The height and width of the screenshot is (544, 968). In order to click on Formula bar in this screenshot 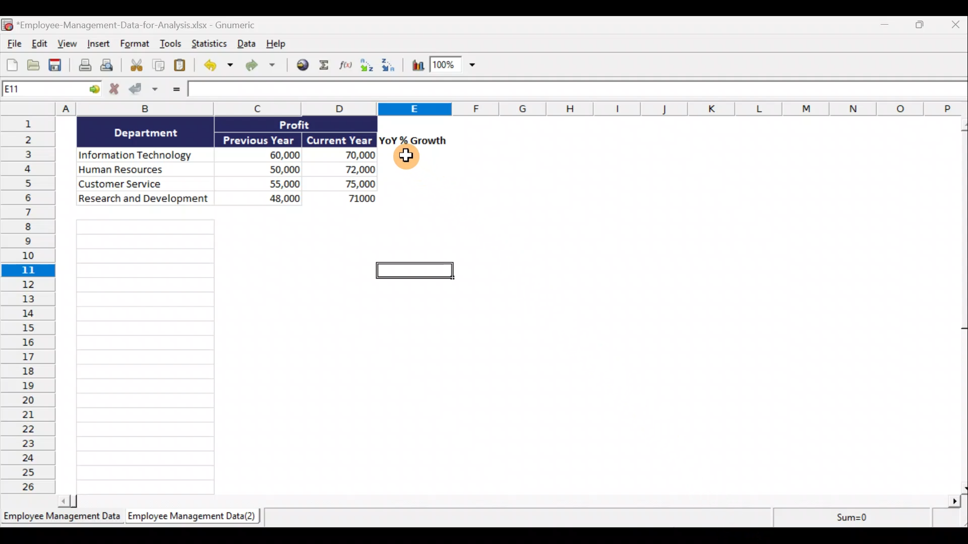, I will do `click(578, 91)`.